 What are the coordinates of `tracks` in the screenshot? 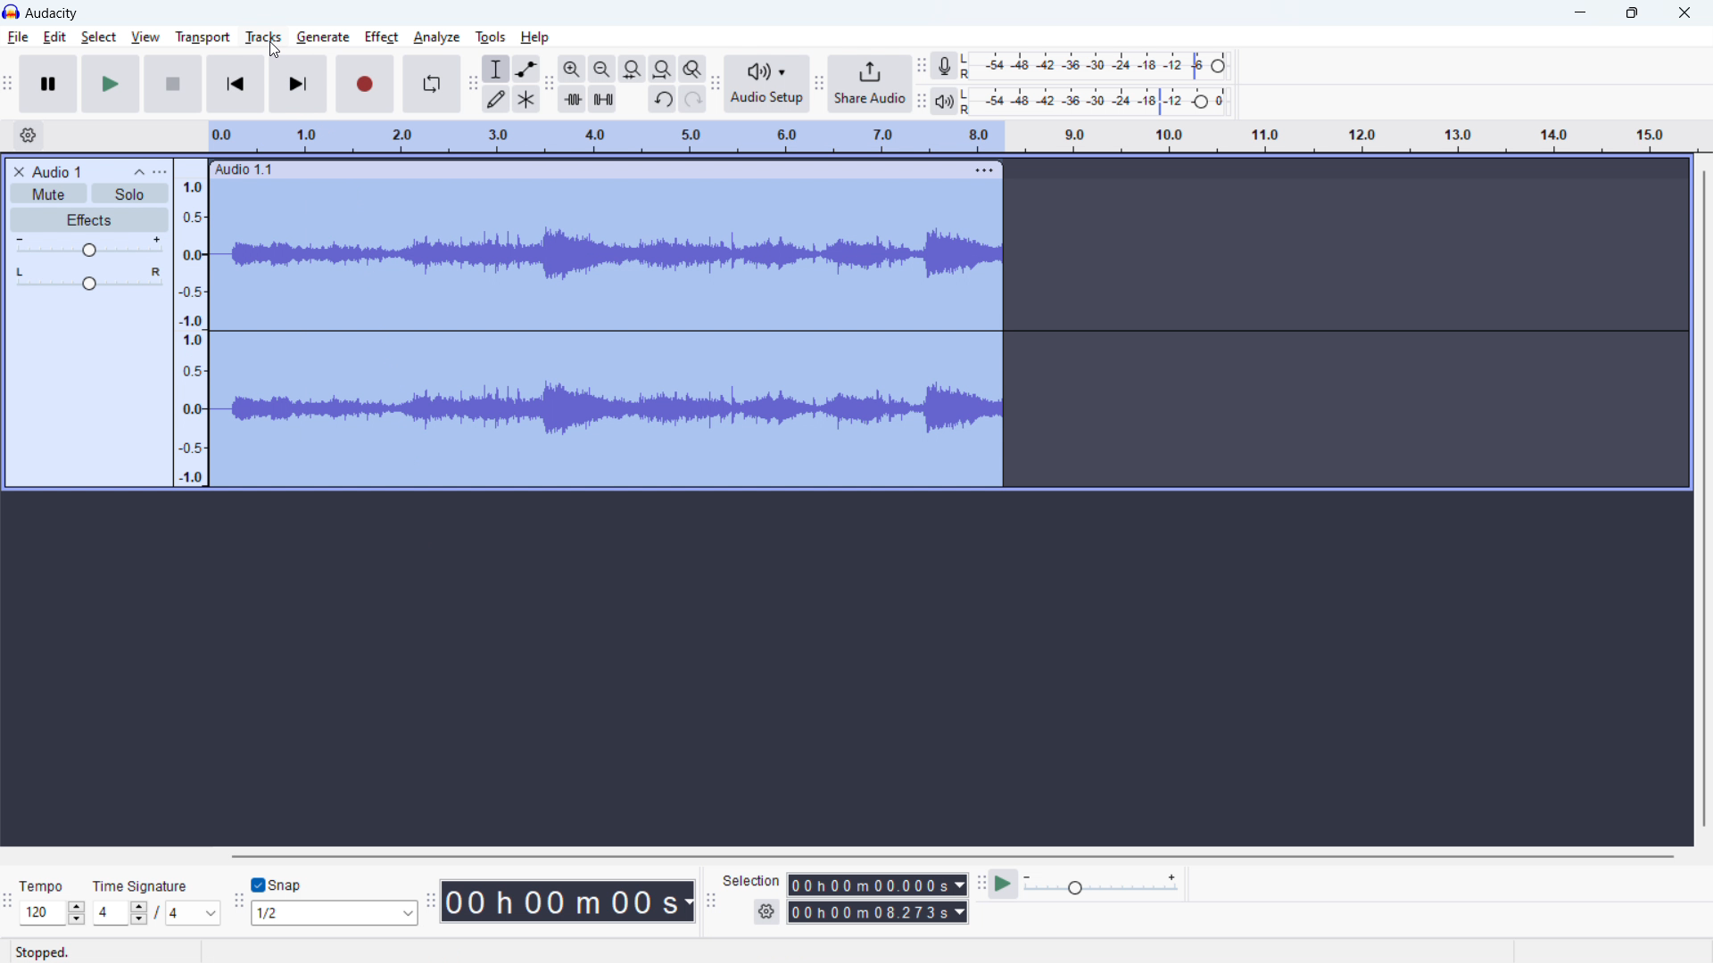 It's located at (264, 37).